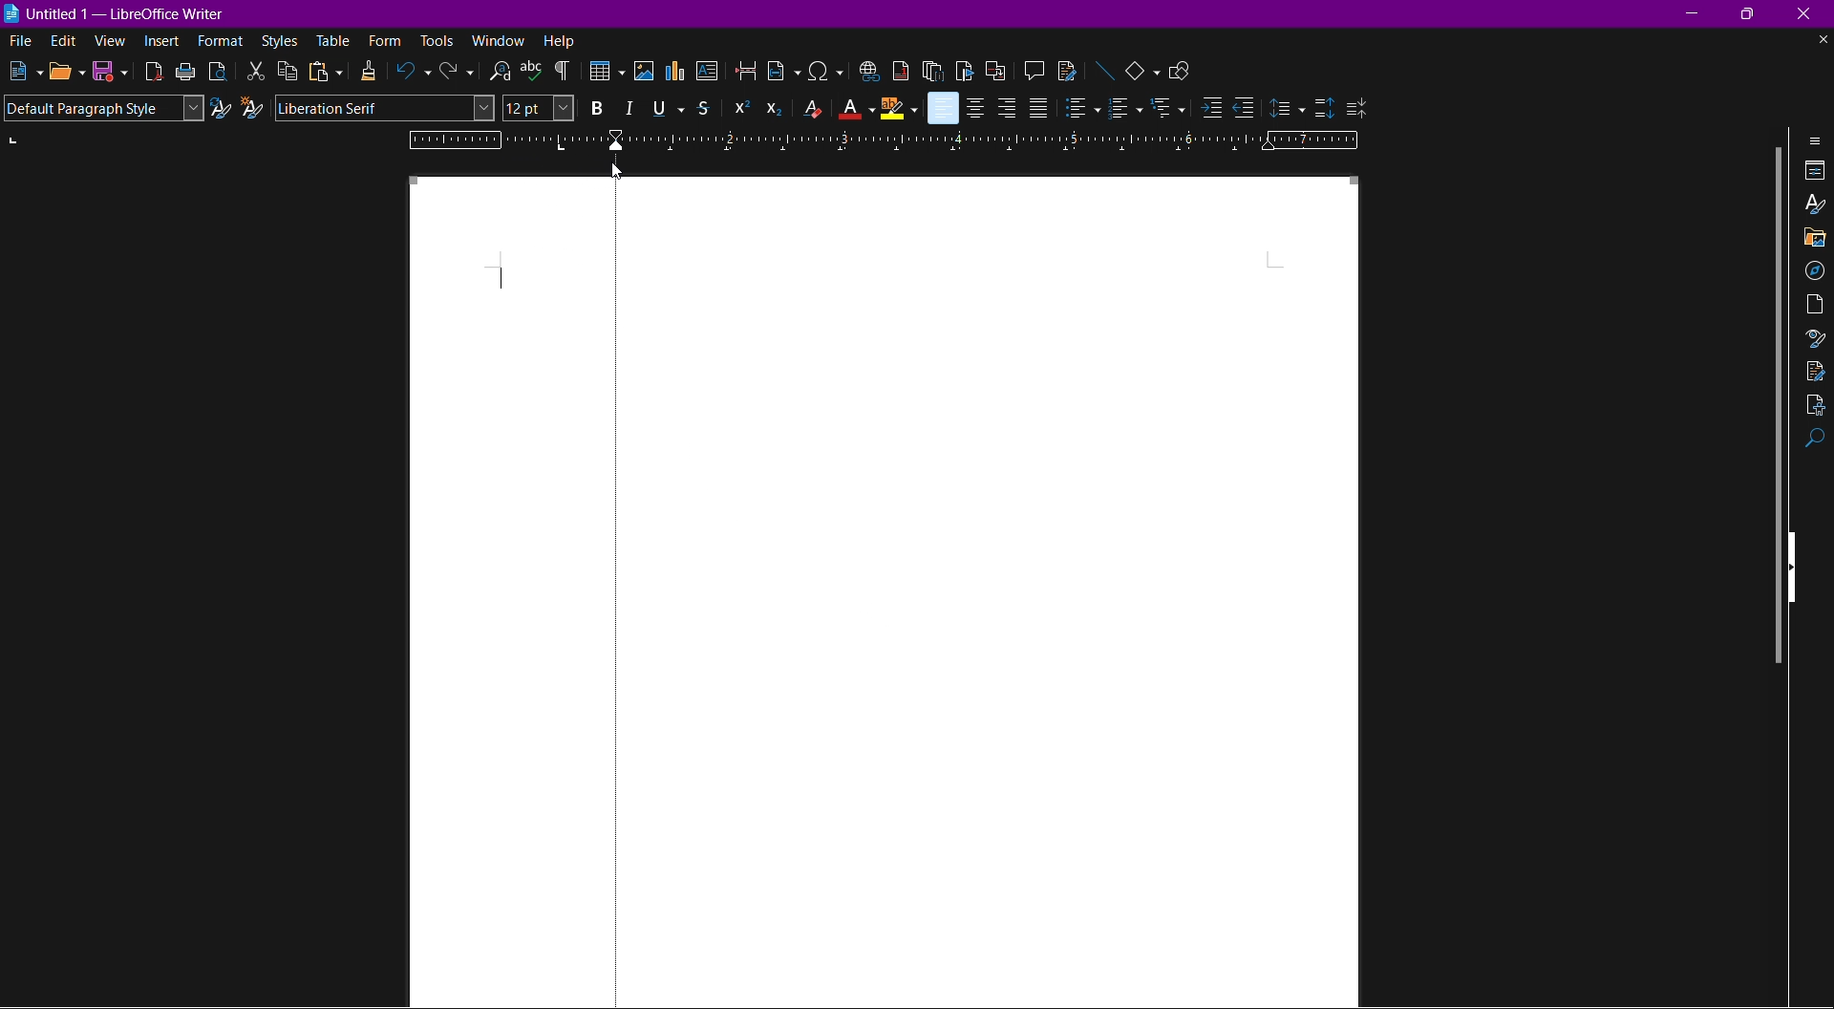  Describe the element at coordinates (186, 72) in the screenshot. I see `Print` at that location.